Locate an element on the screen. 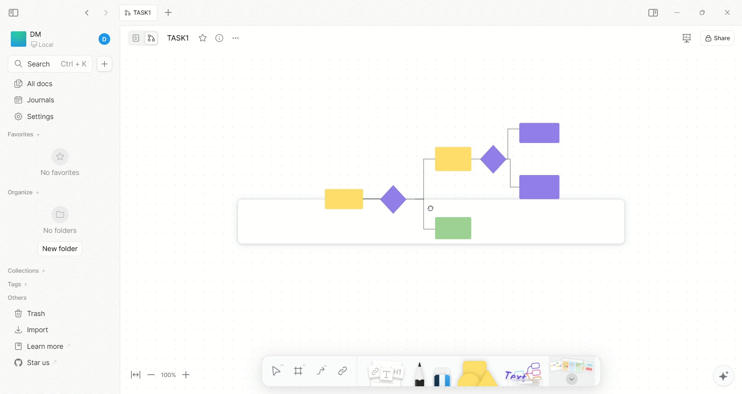 The height and width of the screenshot is (394, 742). eraser is located at coordinates (440, 371).